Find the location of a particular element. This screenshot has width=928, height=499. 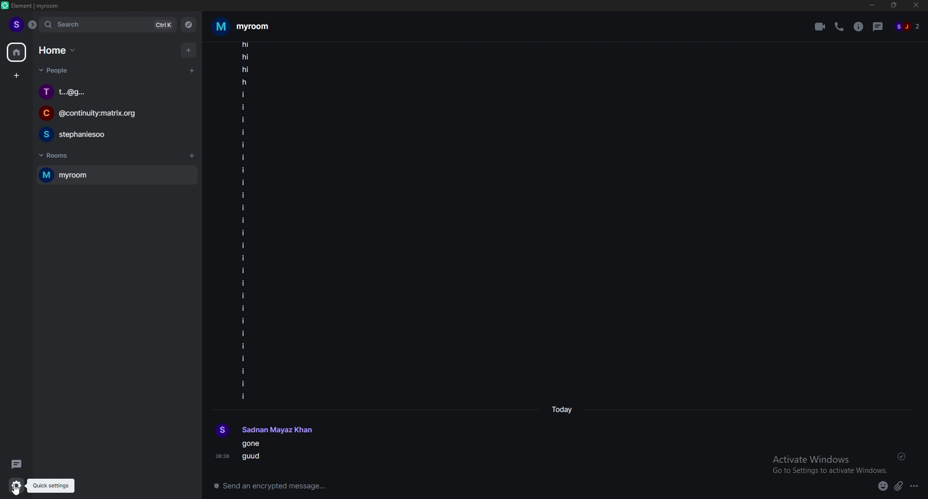

create a space is located at coordinates (17, 75).